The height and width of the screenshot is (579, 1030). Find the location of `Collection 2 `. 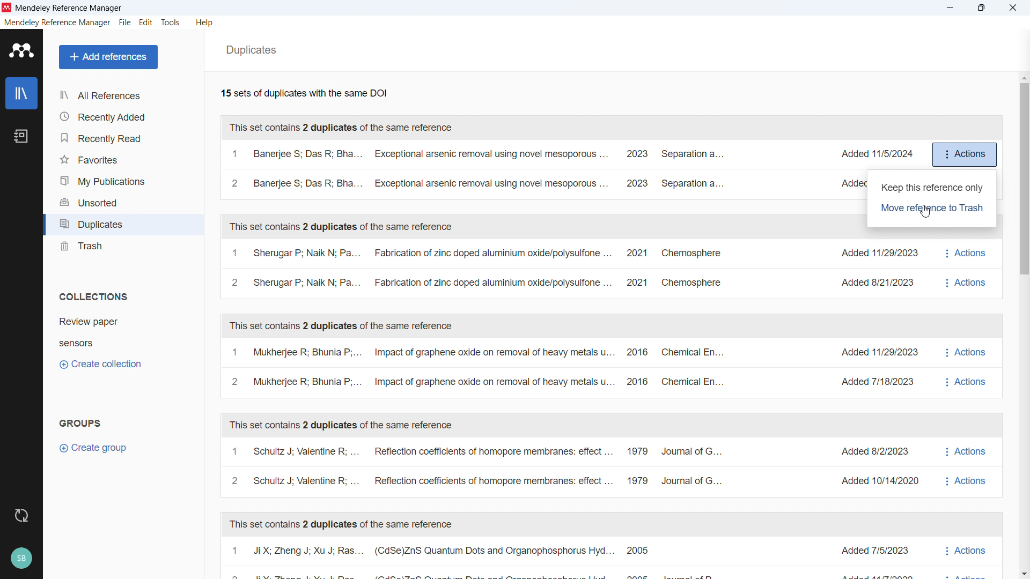

Collection 2  is located at coordinates (119, 343).